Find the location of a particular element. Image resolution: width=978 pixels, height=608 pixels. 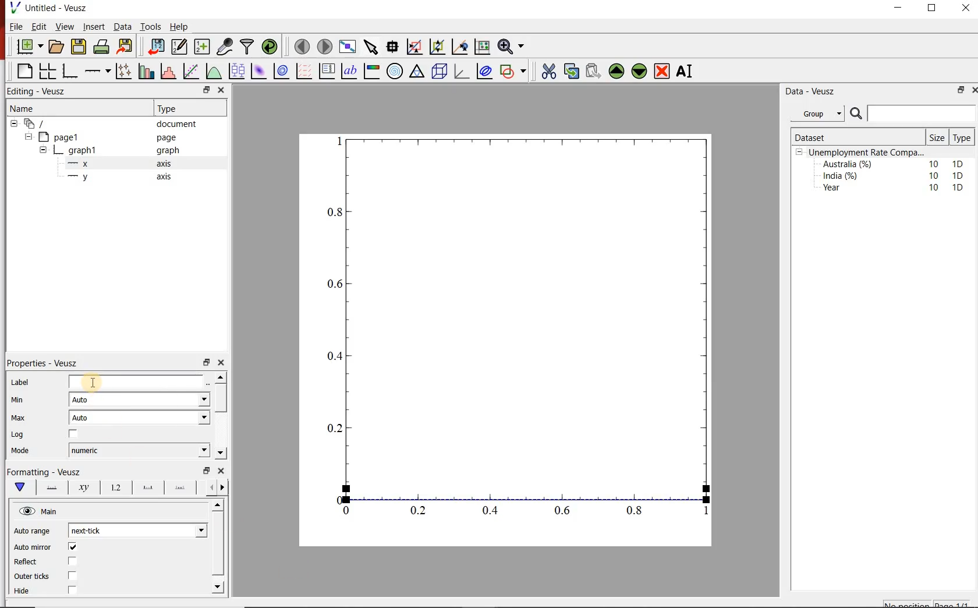

image color bar is located at coordinates (371, 72).